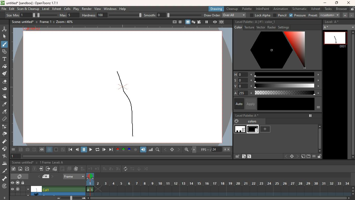  What do you see at coordinates (151, 150) in the screenshot?
I see `scale` at bounding box center [151, 150].